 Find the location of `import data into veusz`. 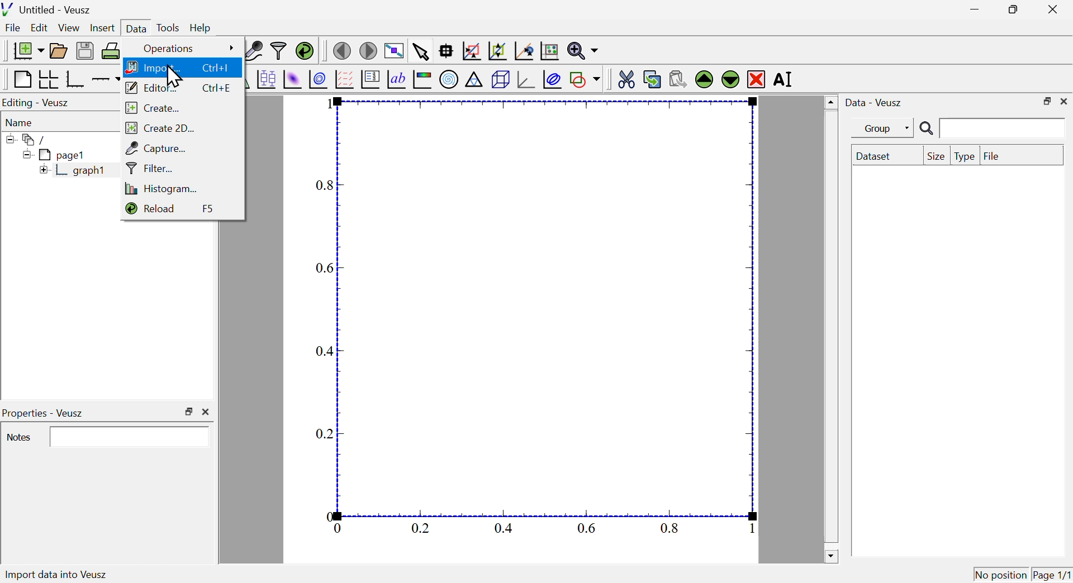

import data into veusz is located at coordinates (65, 575).